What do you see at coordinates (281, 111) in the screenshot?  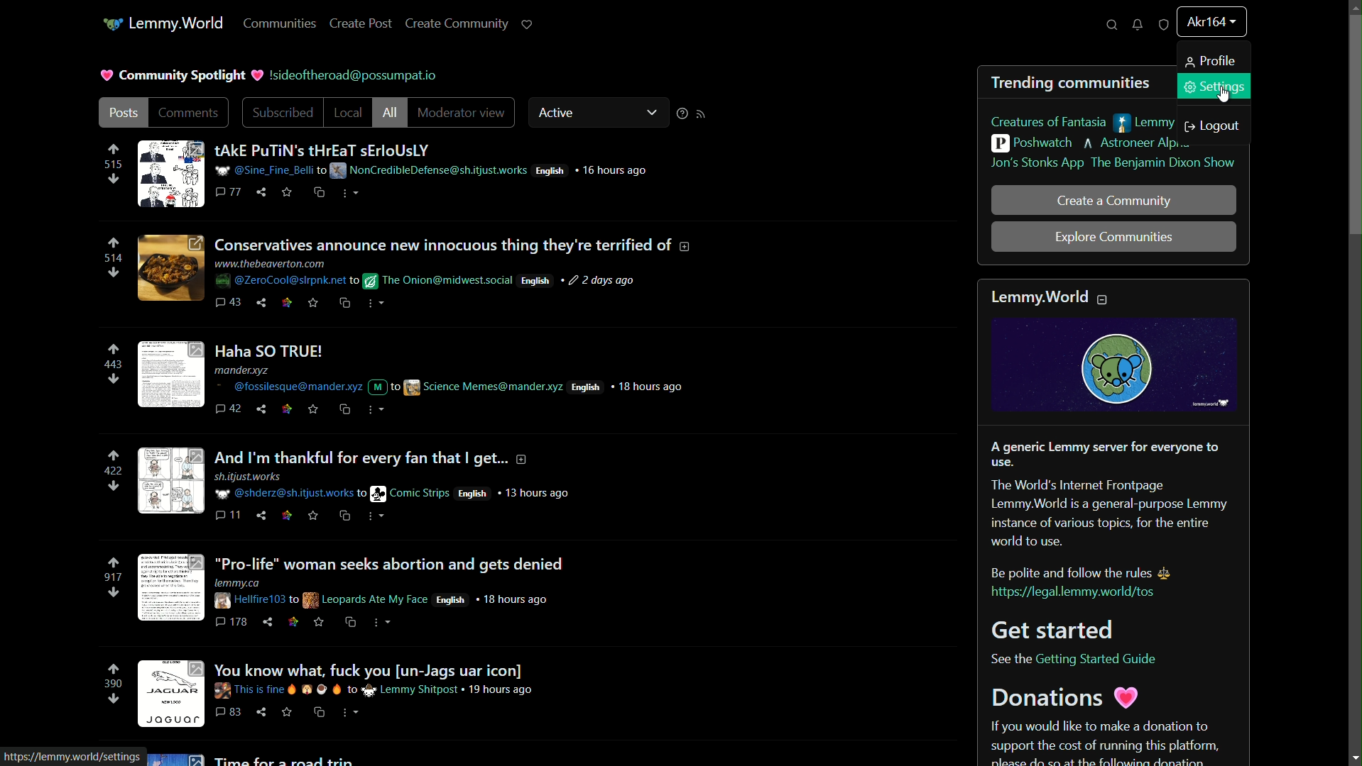 I see `subscribed` at bounding box center [281, 111].